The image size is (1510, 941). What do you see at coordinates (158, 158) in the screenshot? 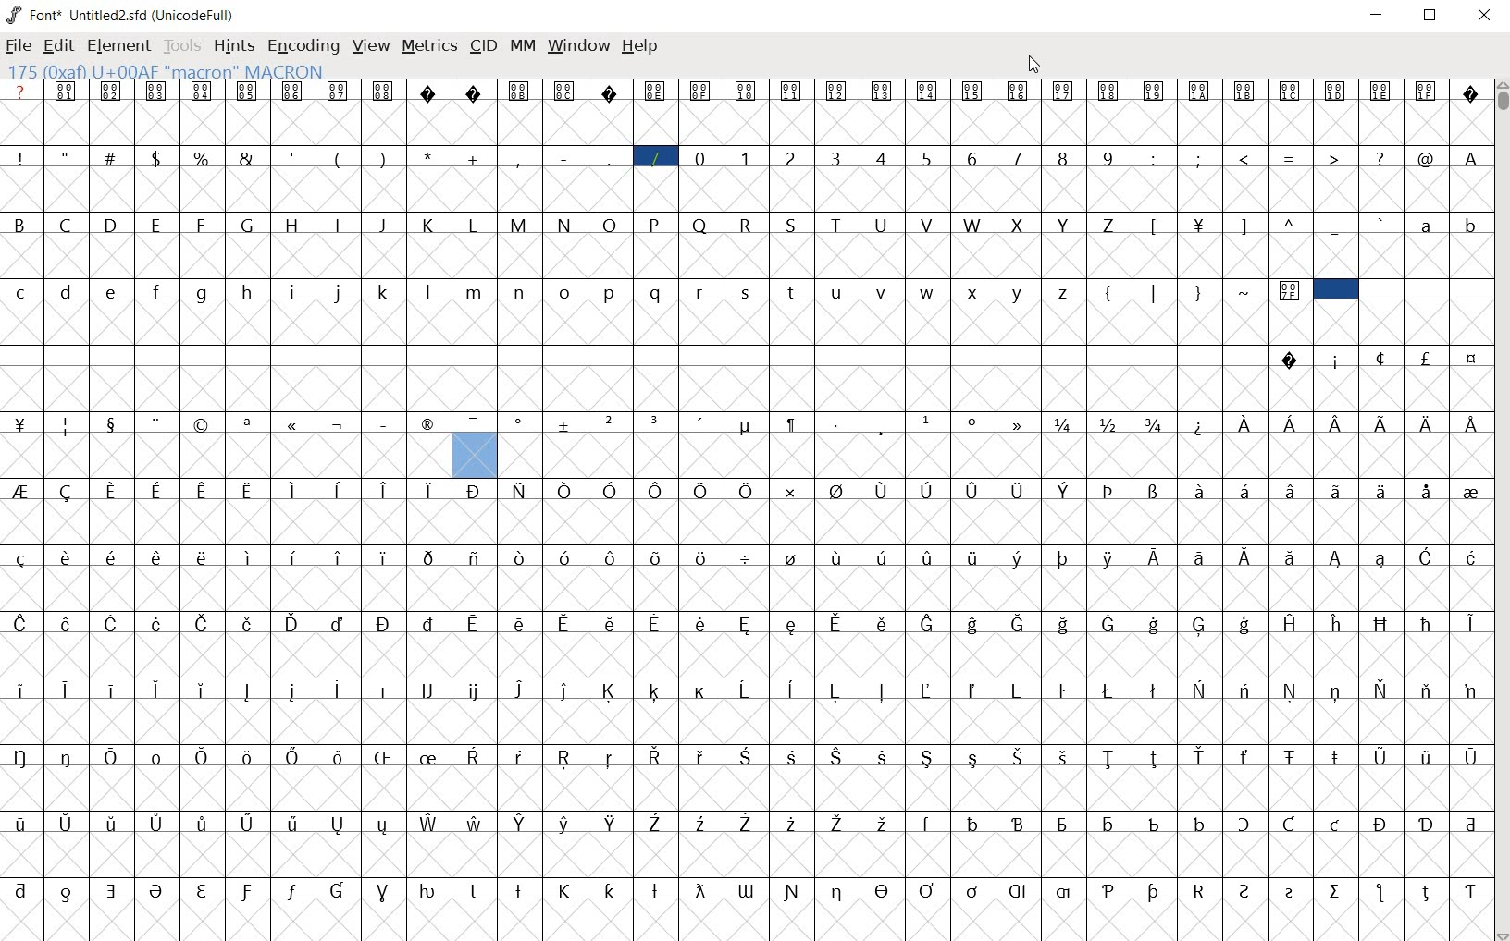
I see `$` at bounding box center [158, 158].